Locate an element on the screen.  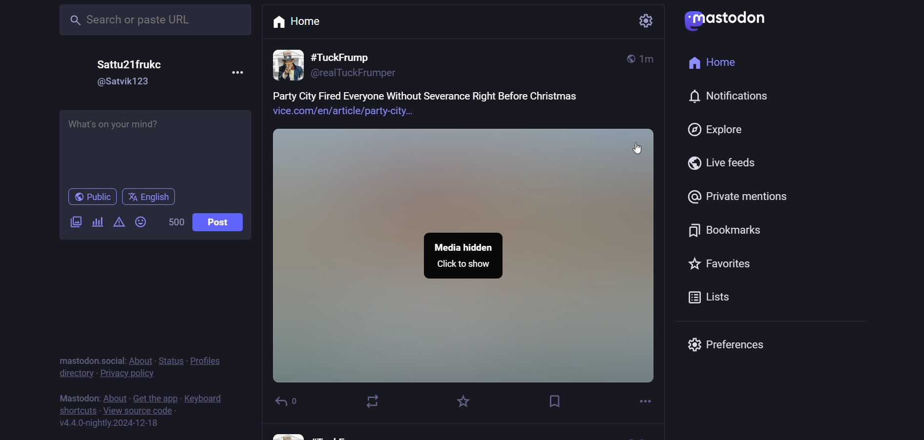
notification is located at coordinates (738, 100).